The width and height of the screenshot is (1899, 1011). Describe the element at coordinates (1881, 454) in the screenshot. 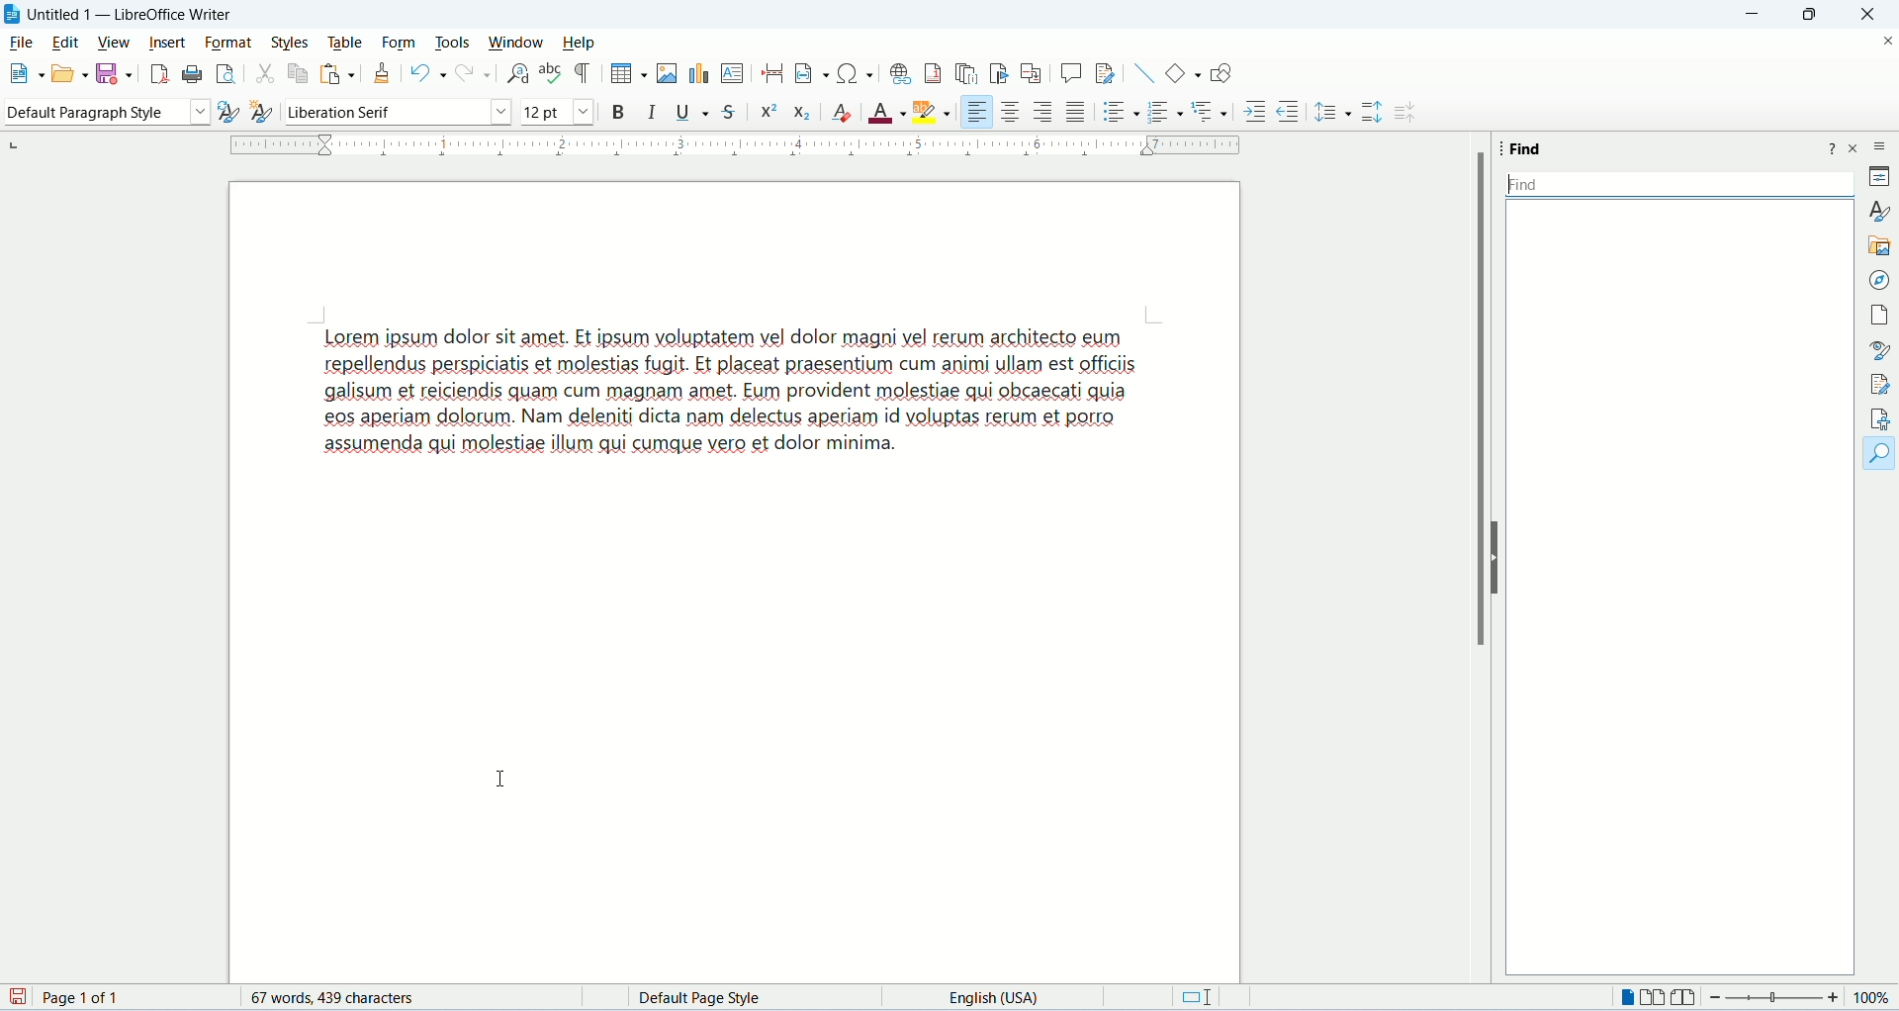

I see `find` at that location.